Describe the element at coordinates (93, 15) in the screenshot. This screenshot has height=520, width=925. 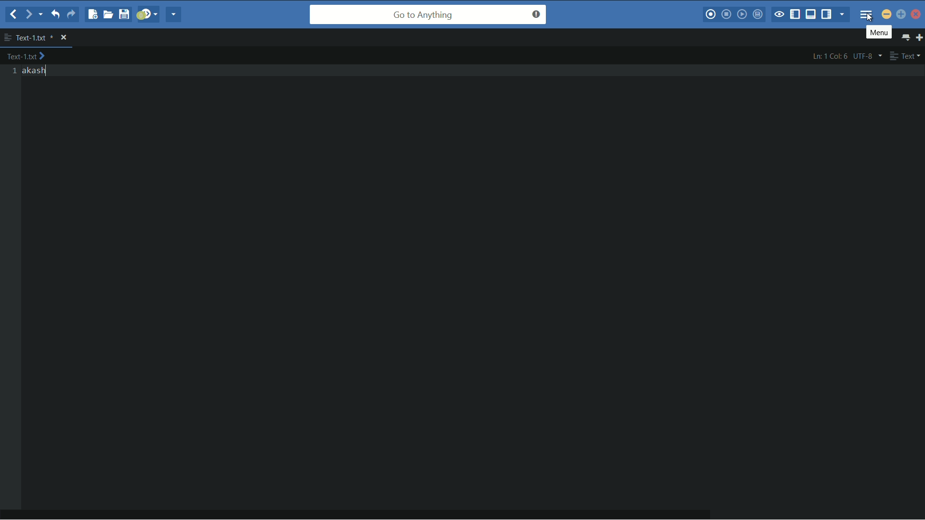
I see `new file` at that location.